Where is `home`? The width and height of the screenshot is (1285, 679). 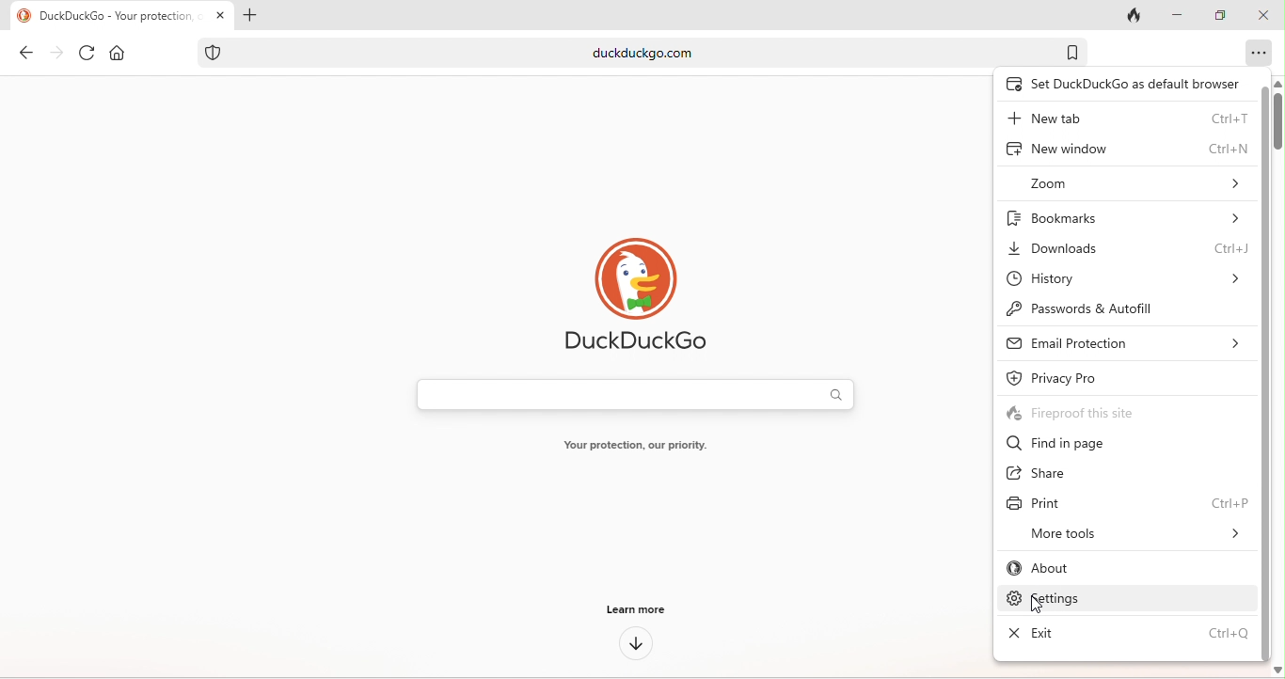 home is located at coordinates (121, 55).